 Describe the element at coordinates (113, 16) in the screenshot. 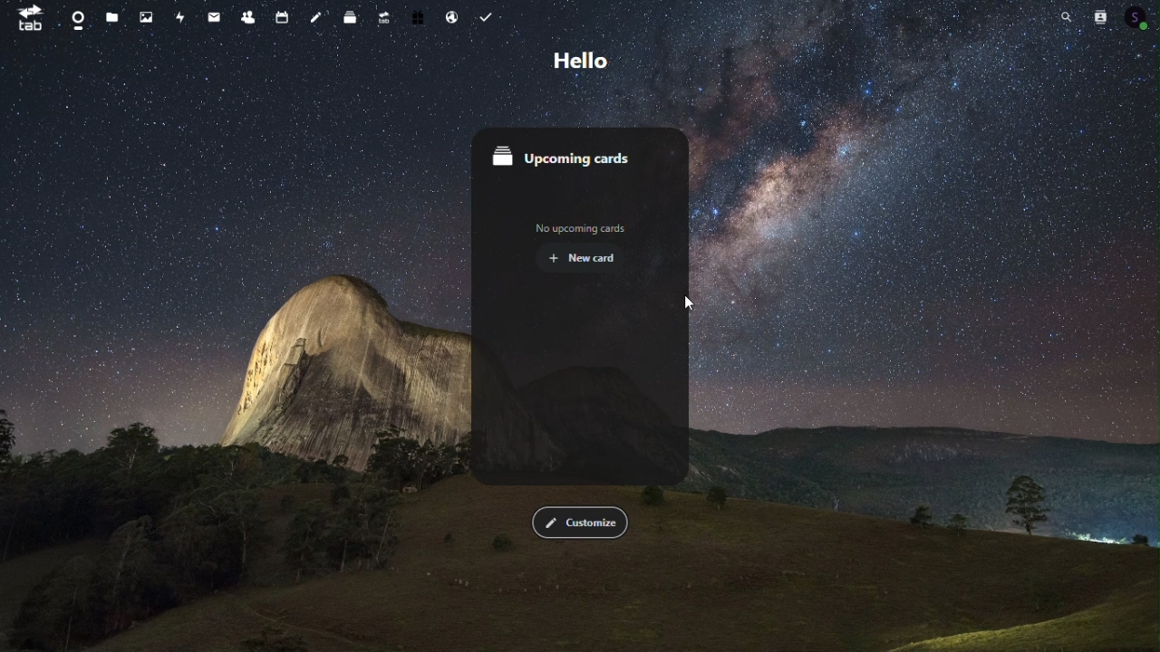

I see `Files` at that location.